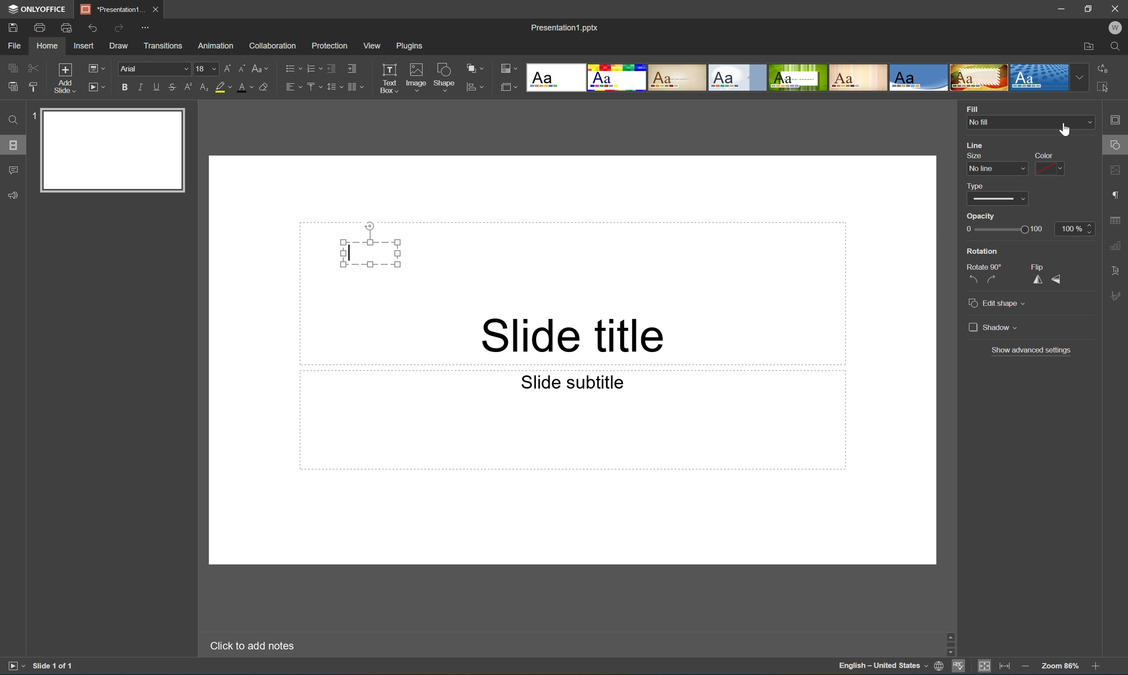 The image size is (1128, 675). I want to click on Clear style, so click(264, 86).